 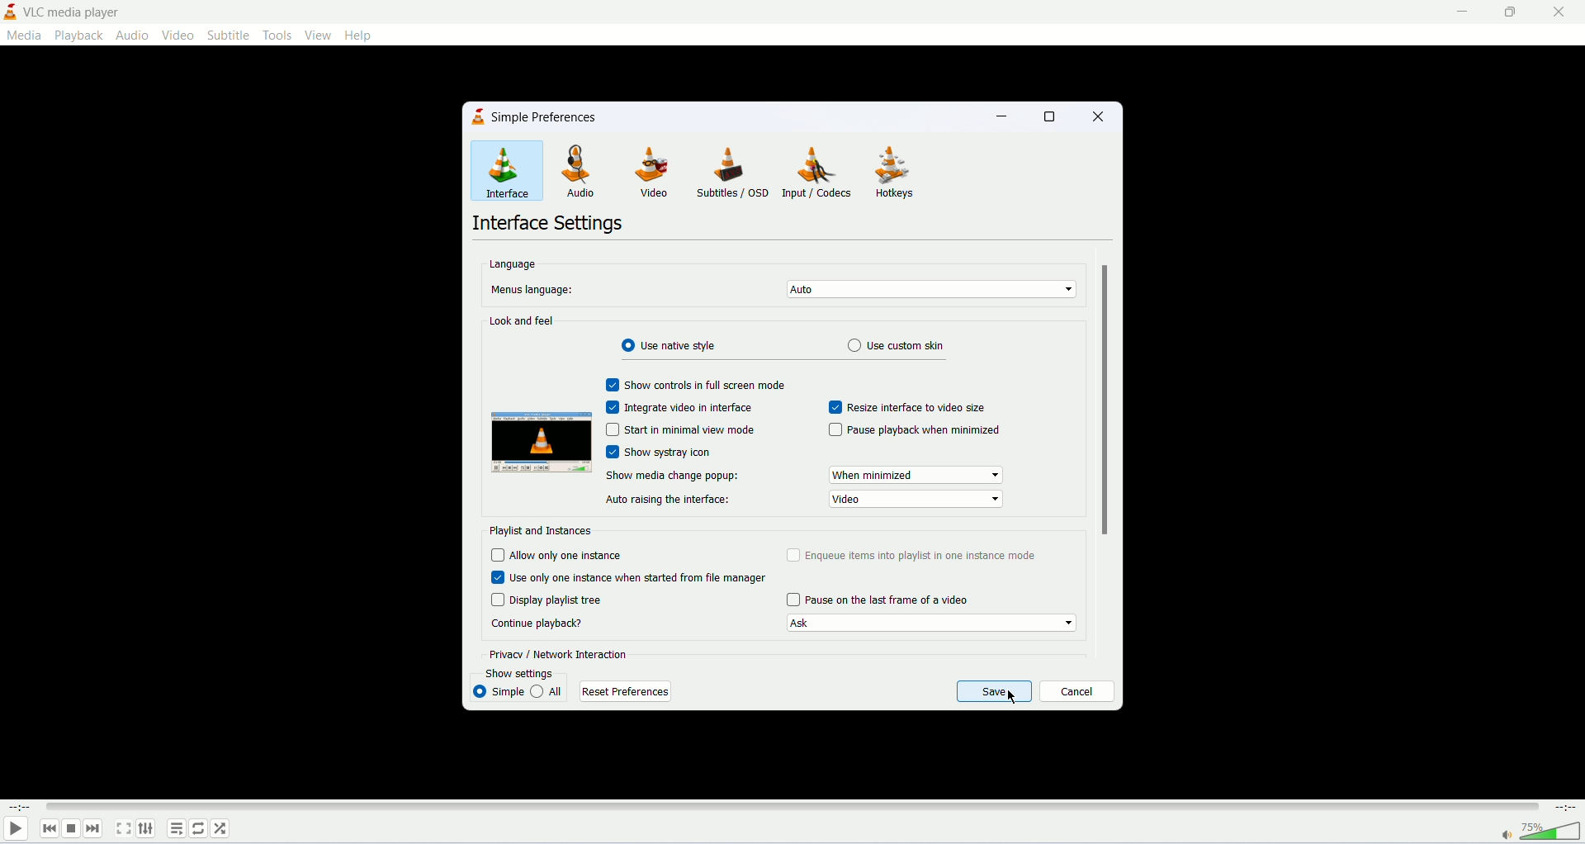 What do you see at coordinates (523, 320) in the screenshot?
I see `look and feel` at bounding box center [523, 320].